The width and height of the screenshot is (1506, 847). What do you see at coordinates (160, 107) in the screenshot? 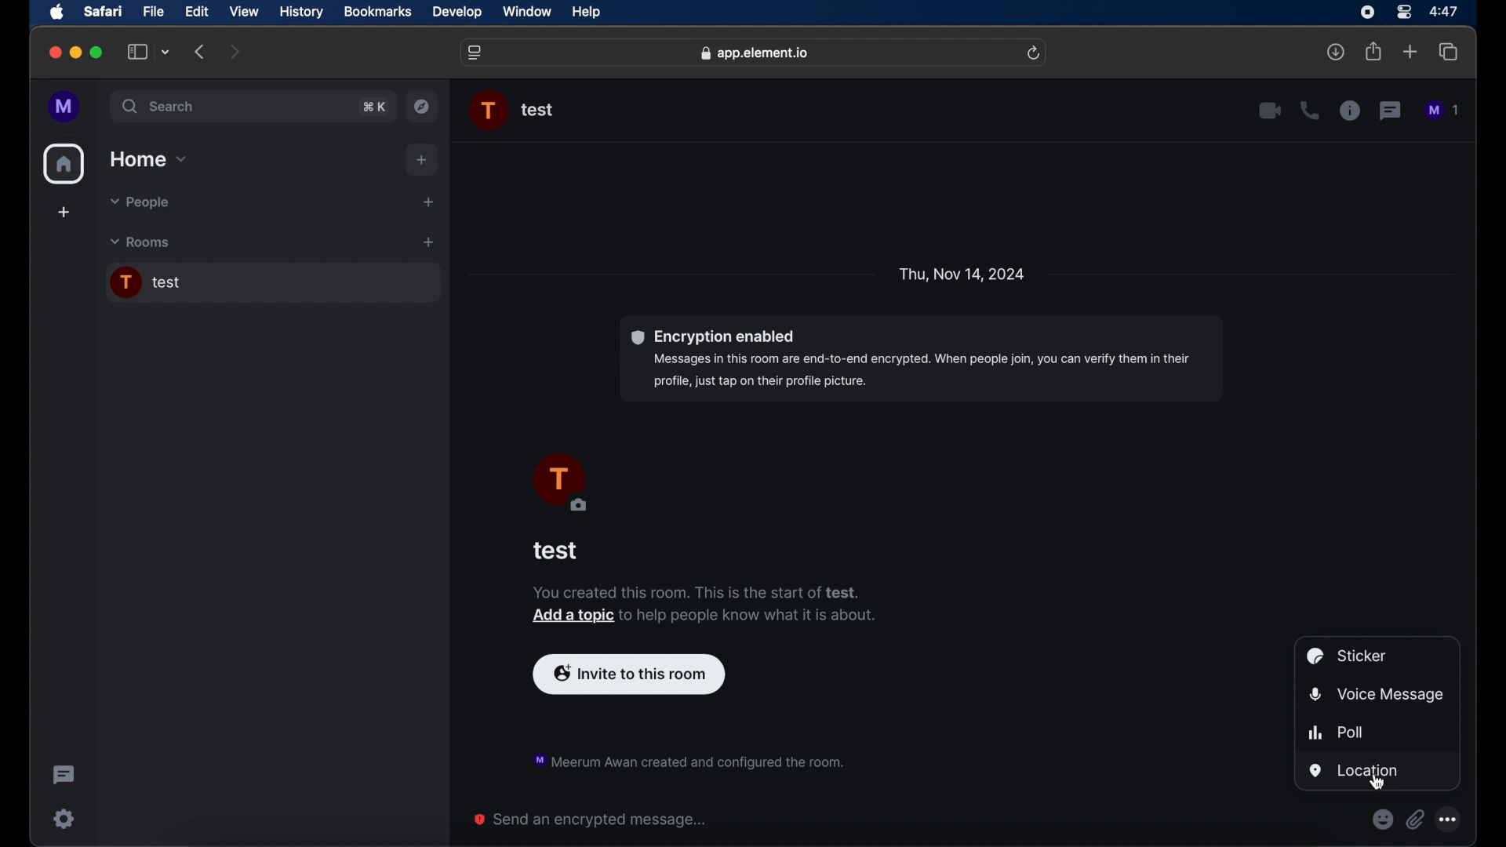
I see `search` at bounding box center [160, 107].